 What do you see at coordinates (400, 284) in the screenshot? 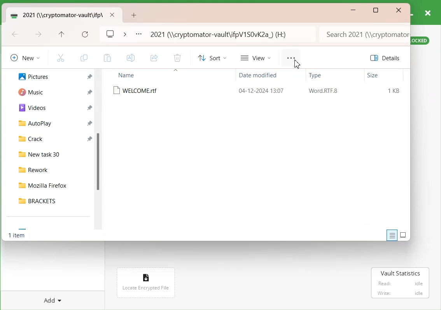
I see `read : Idle` at bounding box center [400, 284].